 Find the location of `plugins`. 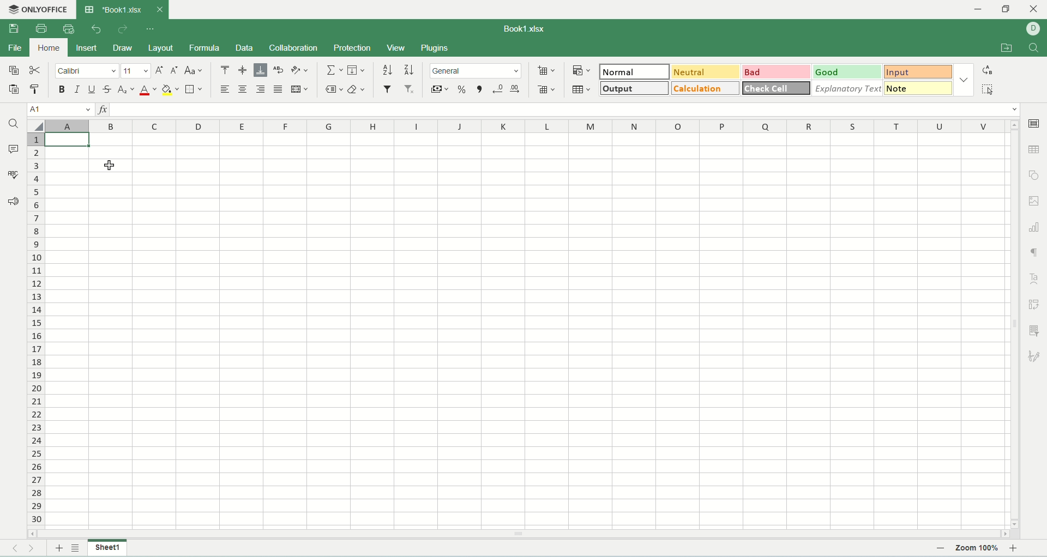

plugins is located at coordinates (435, 49).